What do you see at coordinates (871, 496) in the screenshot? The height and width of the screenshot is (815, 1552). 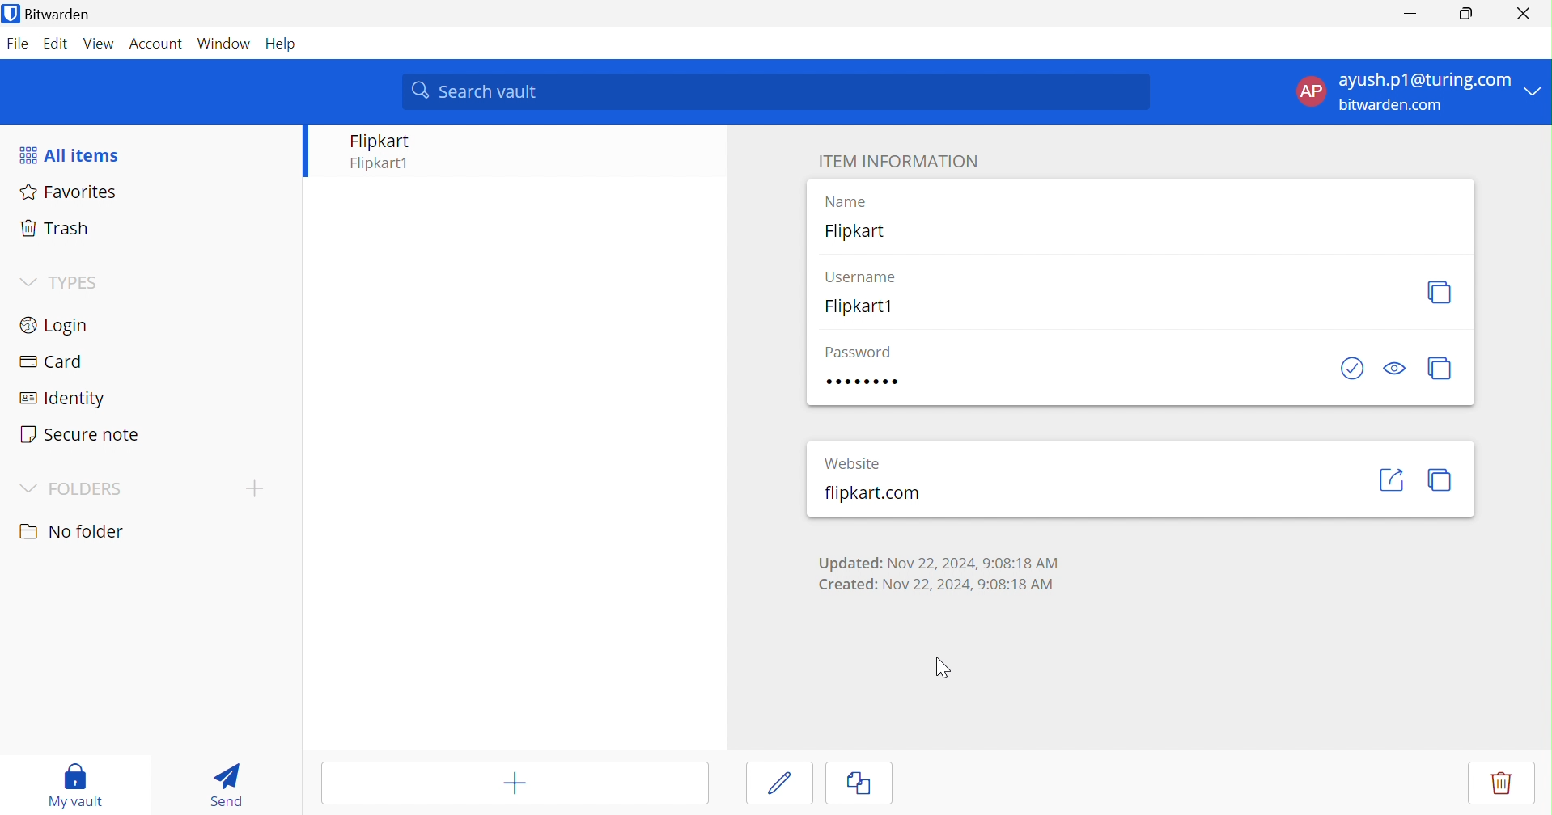 I see `flipkart.com` at bounding box center [871, 496].